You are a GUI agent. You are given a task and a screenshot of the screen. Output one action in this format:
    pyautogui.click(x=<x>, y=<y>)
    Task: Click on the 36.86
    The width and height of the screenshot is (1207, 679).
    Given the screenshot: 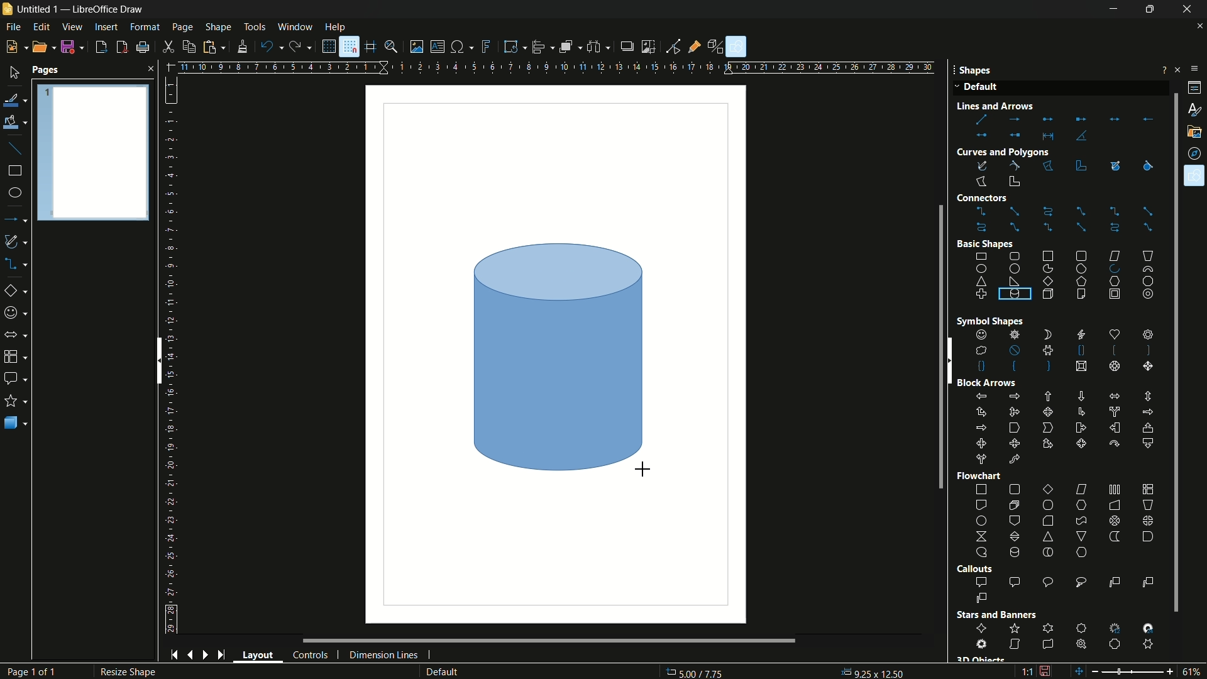 What is the action you would take?
    pyautogui.click(x=703, y=672)
    